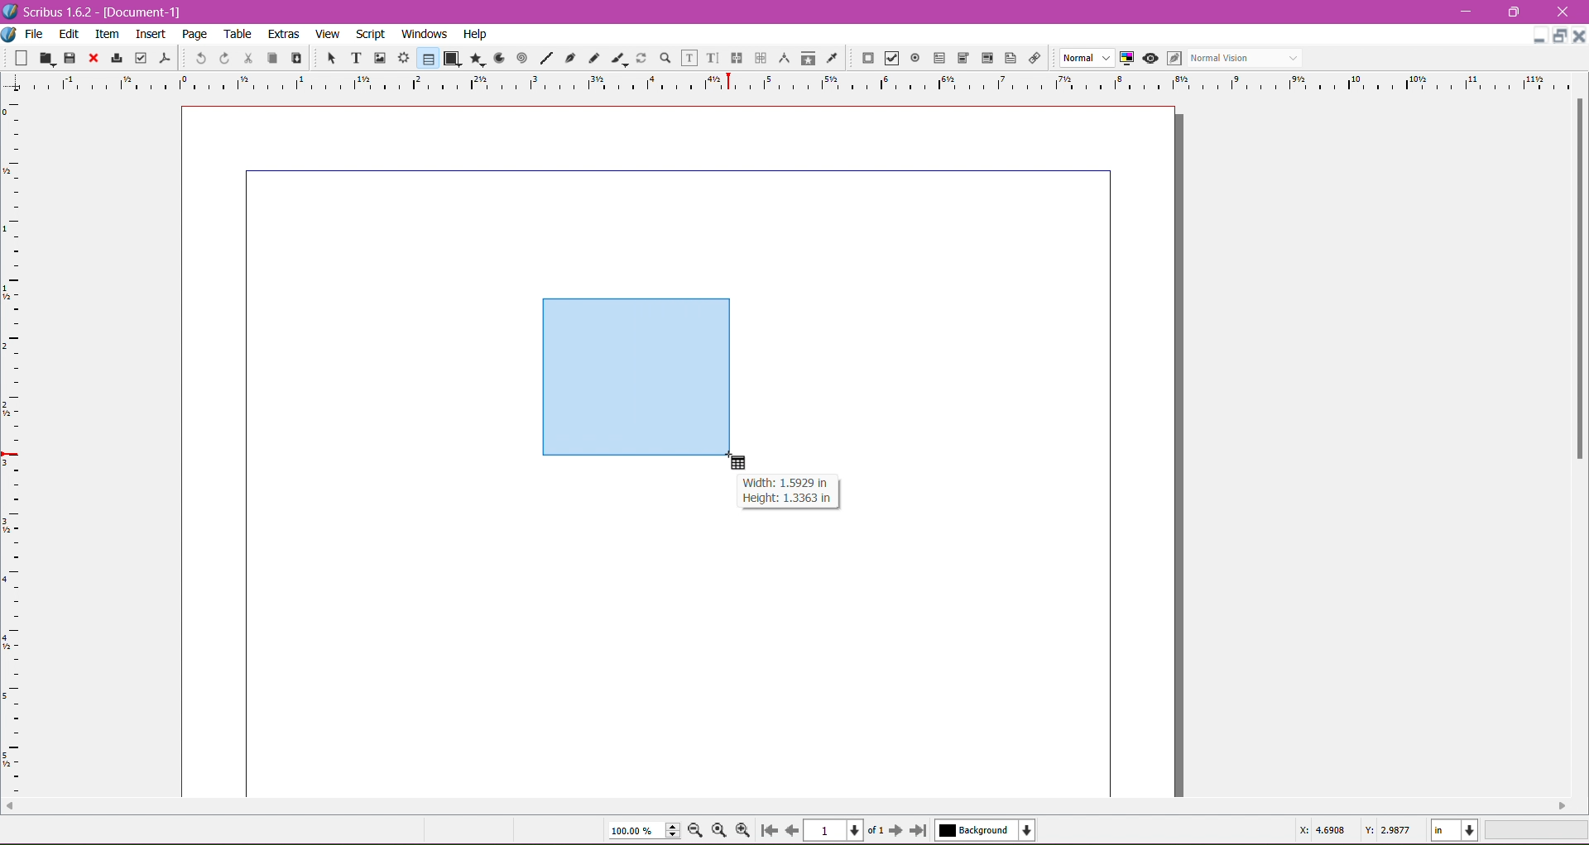 The width and height of the screenshot is (1589, 845). I want to click on Tables, so click(427, 58).